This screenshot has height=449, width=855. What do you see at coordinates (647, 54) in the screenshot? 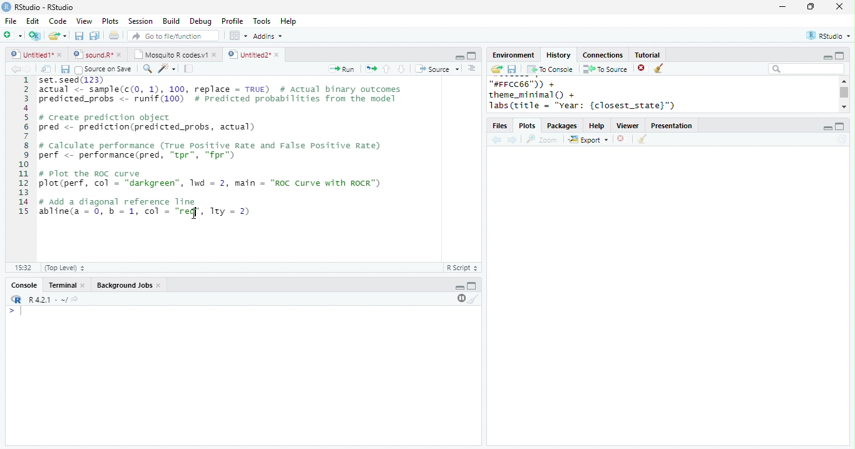
I see `Tutorial` at bounding box center [647, 54].